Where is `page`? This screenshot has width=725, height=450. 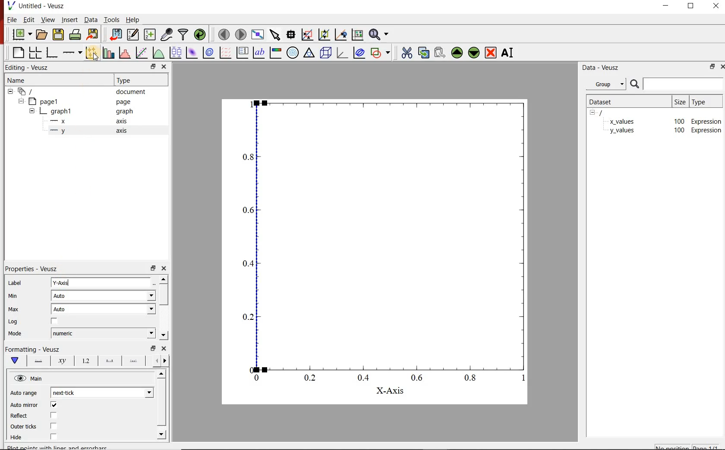 page is located at coordinates (123, 101).